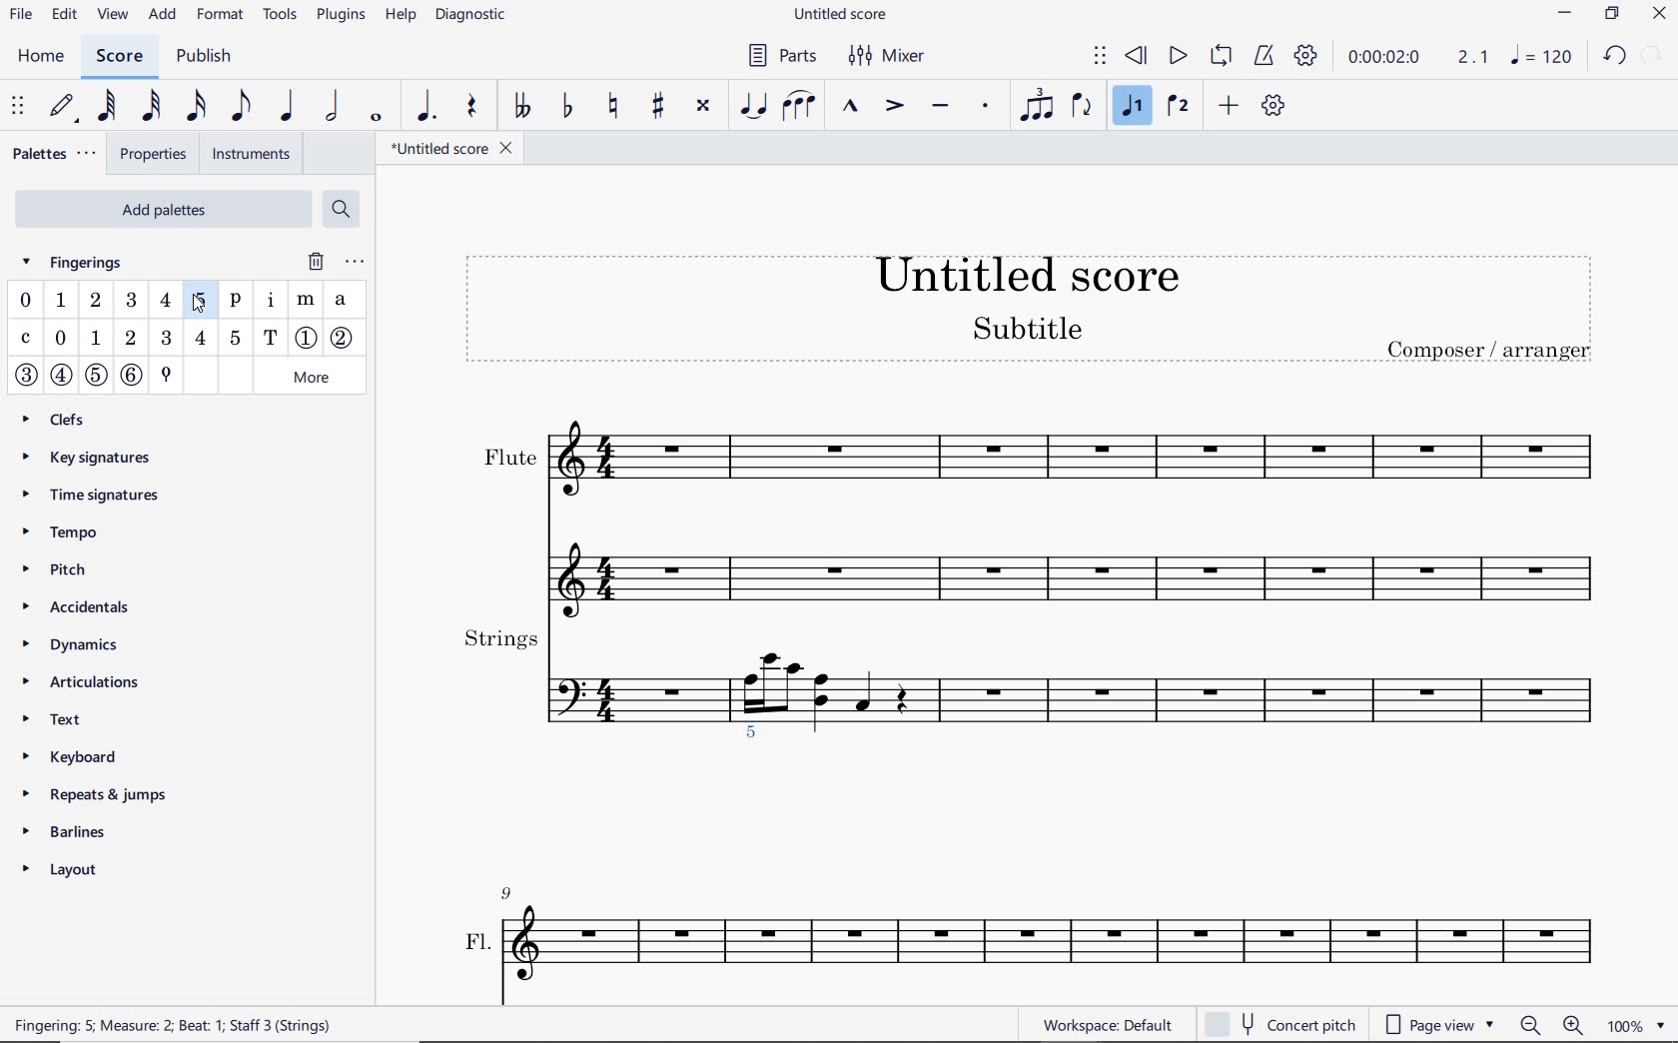 Image resolution: width=1678 pixels, height=1043 pixels. What do you see at coordinates (1541, 58) in the screenshot?
I see `NOTE` at bounding box center [1541, 58].